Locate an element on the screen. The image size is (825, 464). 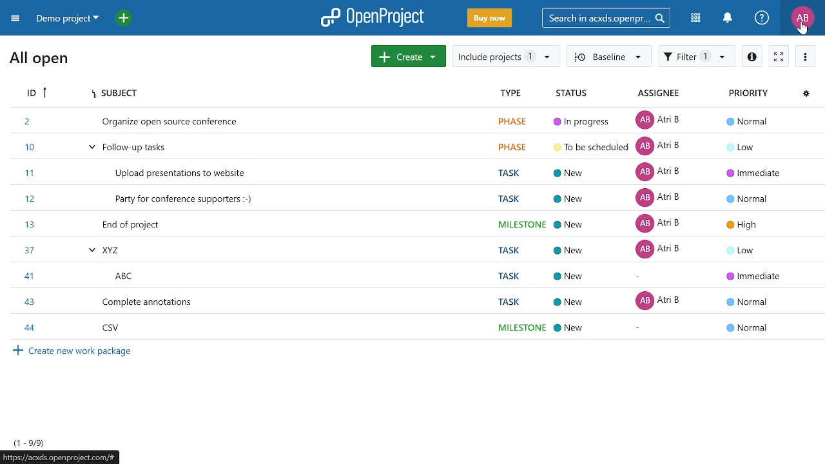
task subjects is located at coordinates (176, 225).